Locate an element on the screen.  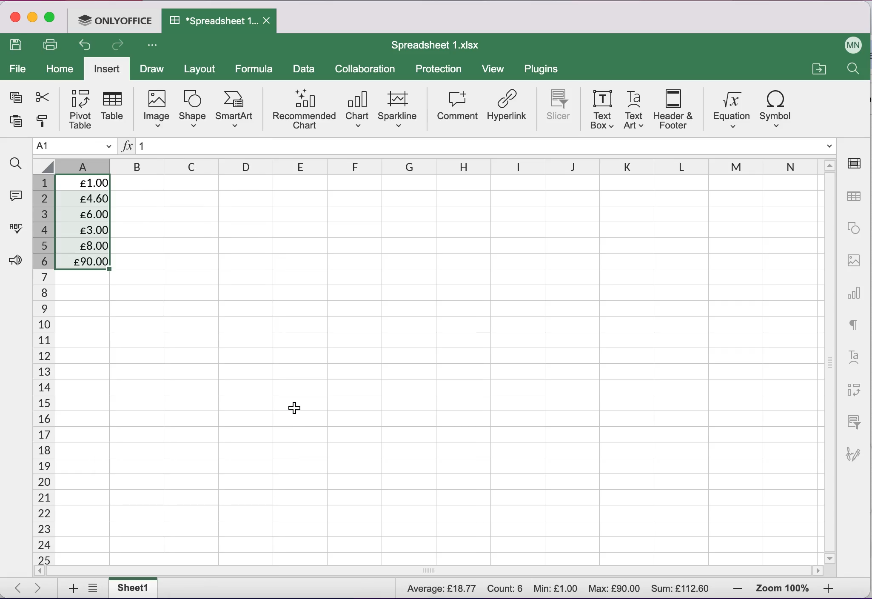
open a file location is located at coordinates (821, 69).